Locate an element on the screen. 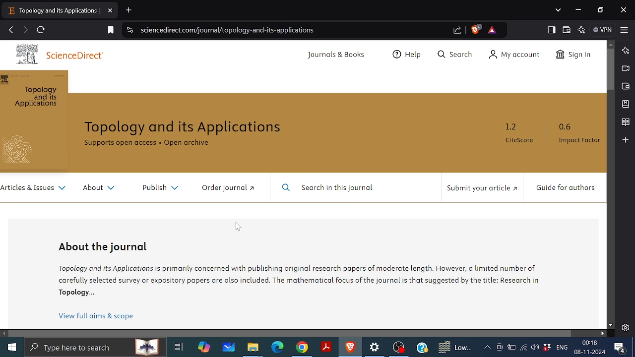 Image resolution: width=635 pixels, height=357 pixels. Google Chrome is located at coordinates (302, 348).